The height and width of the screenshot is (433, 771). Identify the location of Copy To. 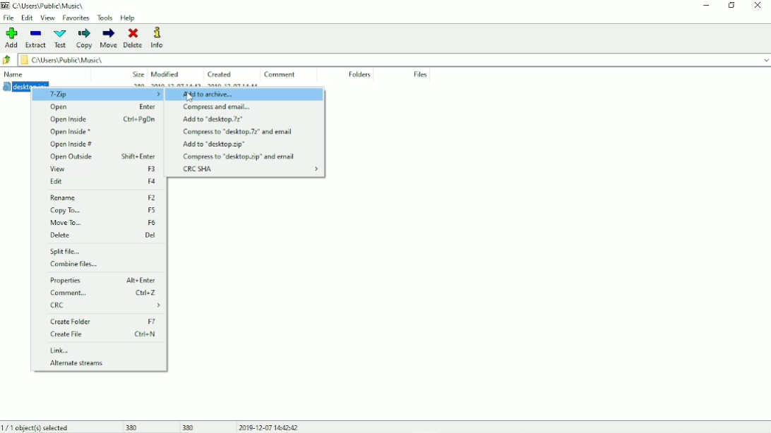
(102, 211).